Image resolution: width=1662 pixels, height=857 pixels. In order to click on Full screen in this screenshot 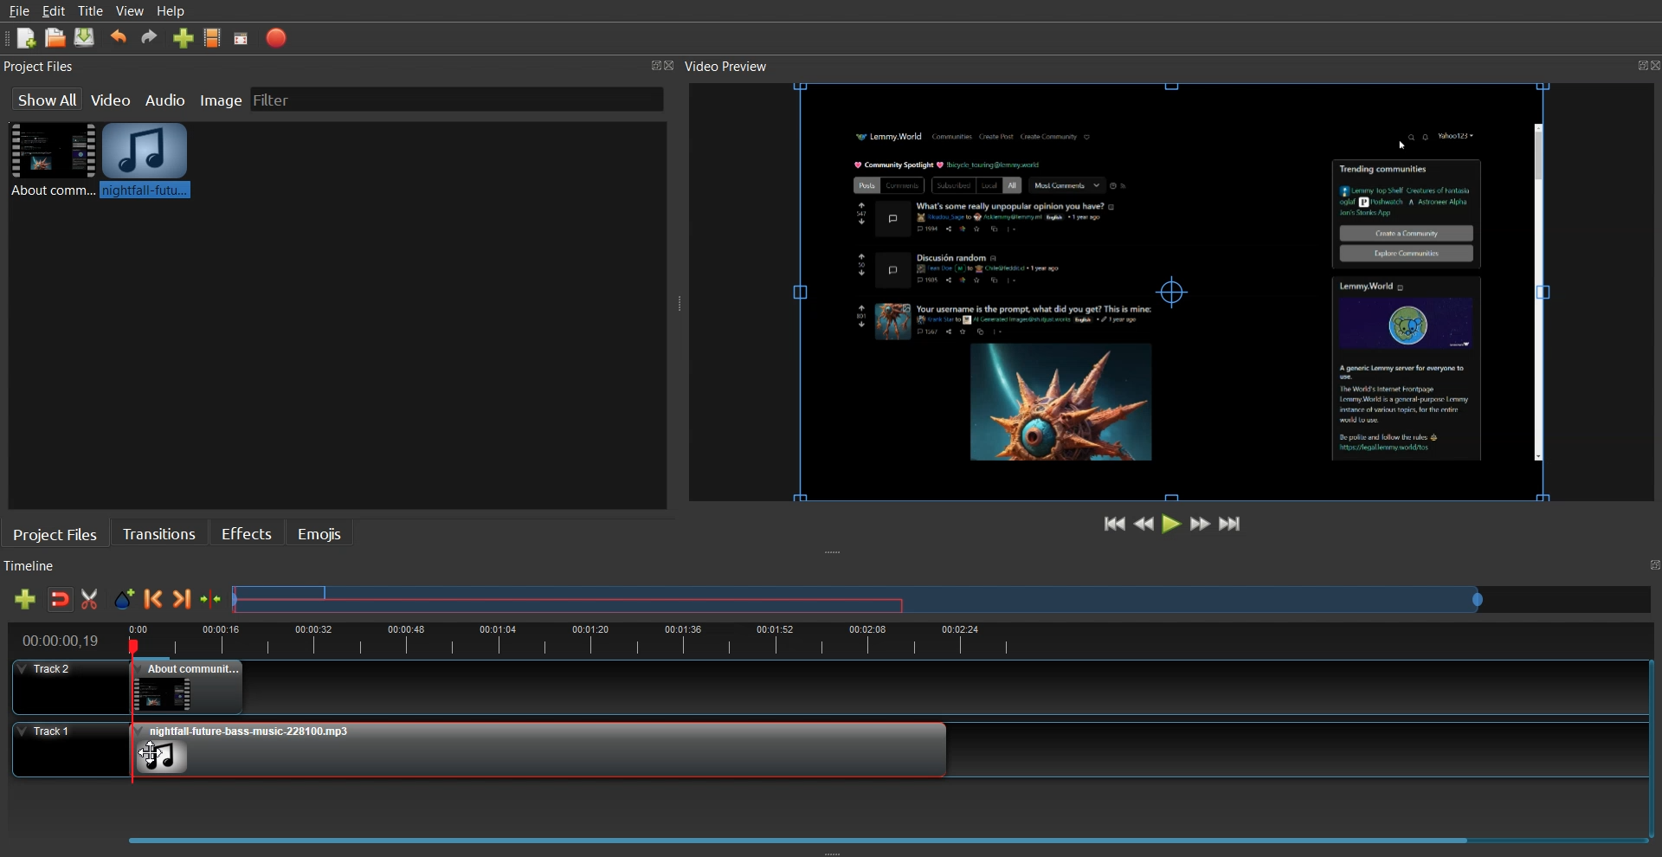, I will do `click(242, 39)`.